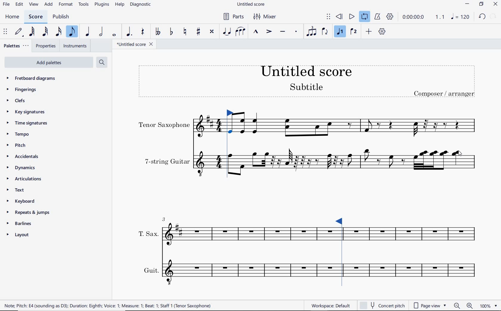 The image size is (501, 311). I want to click on PLAYBACK SETTINGS, so click(390, 17).